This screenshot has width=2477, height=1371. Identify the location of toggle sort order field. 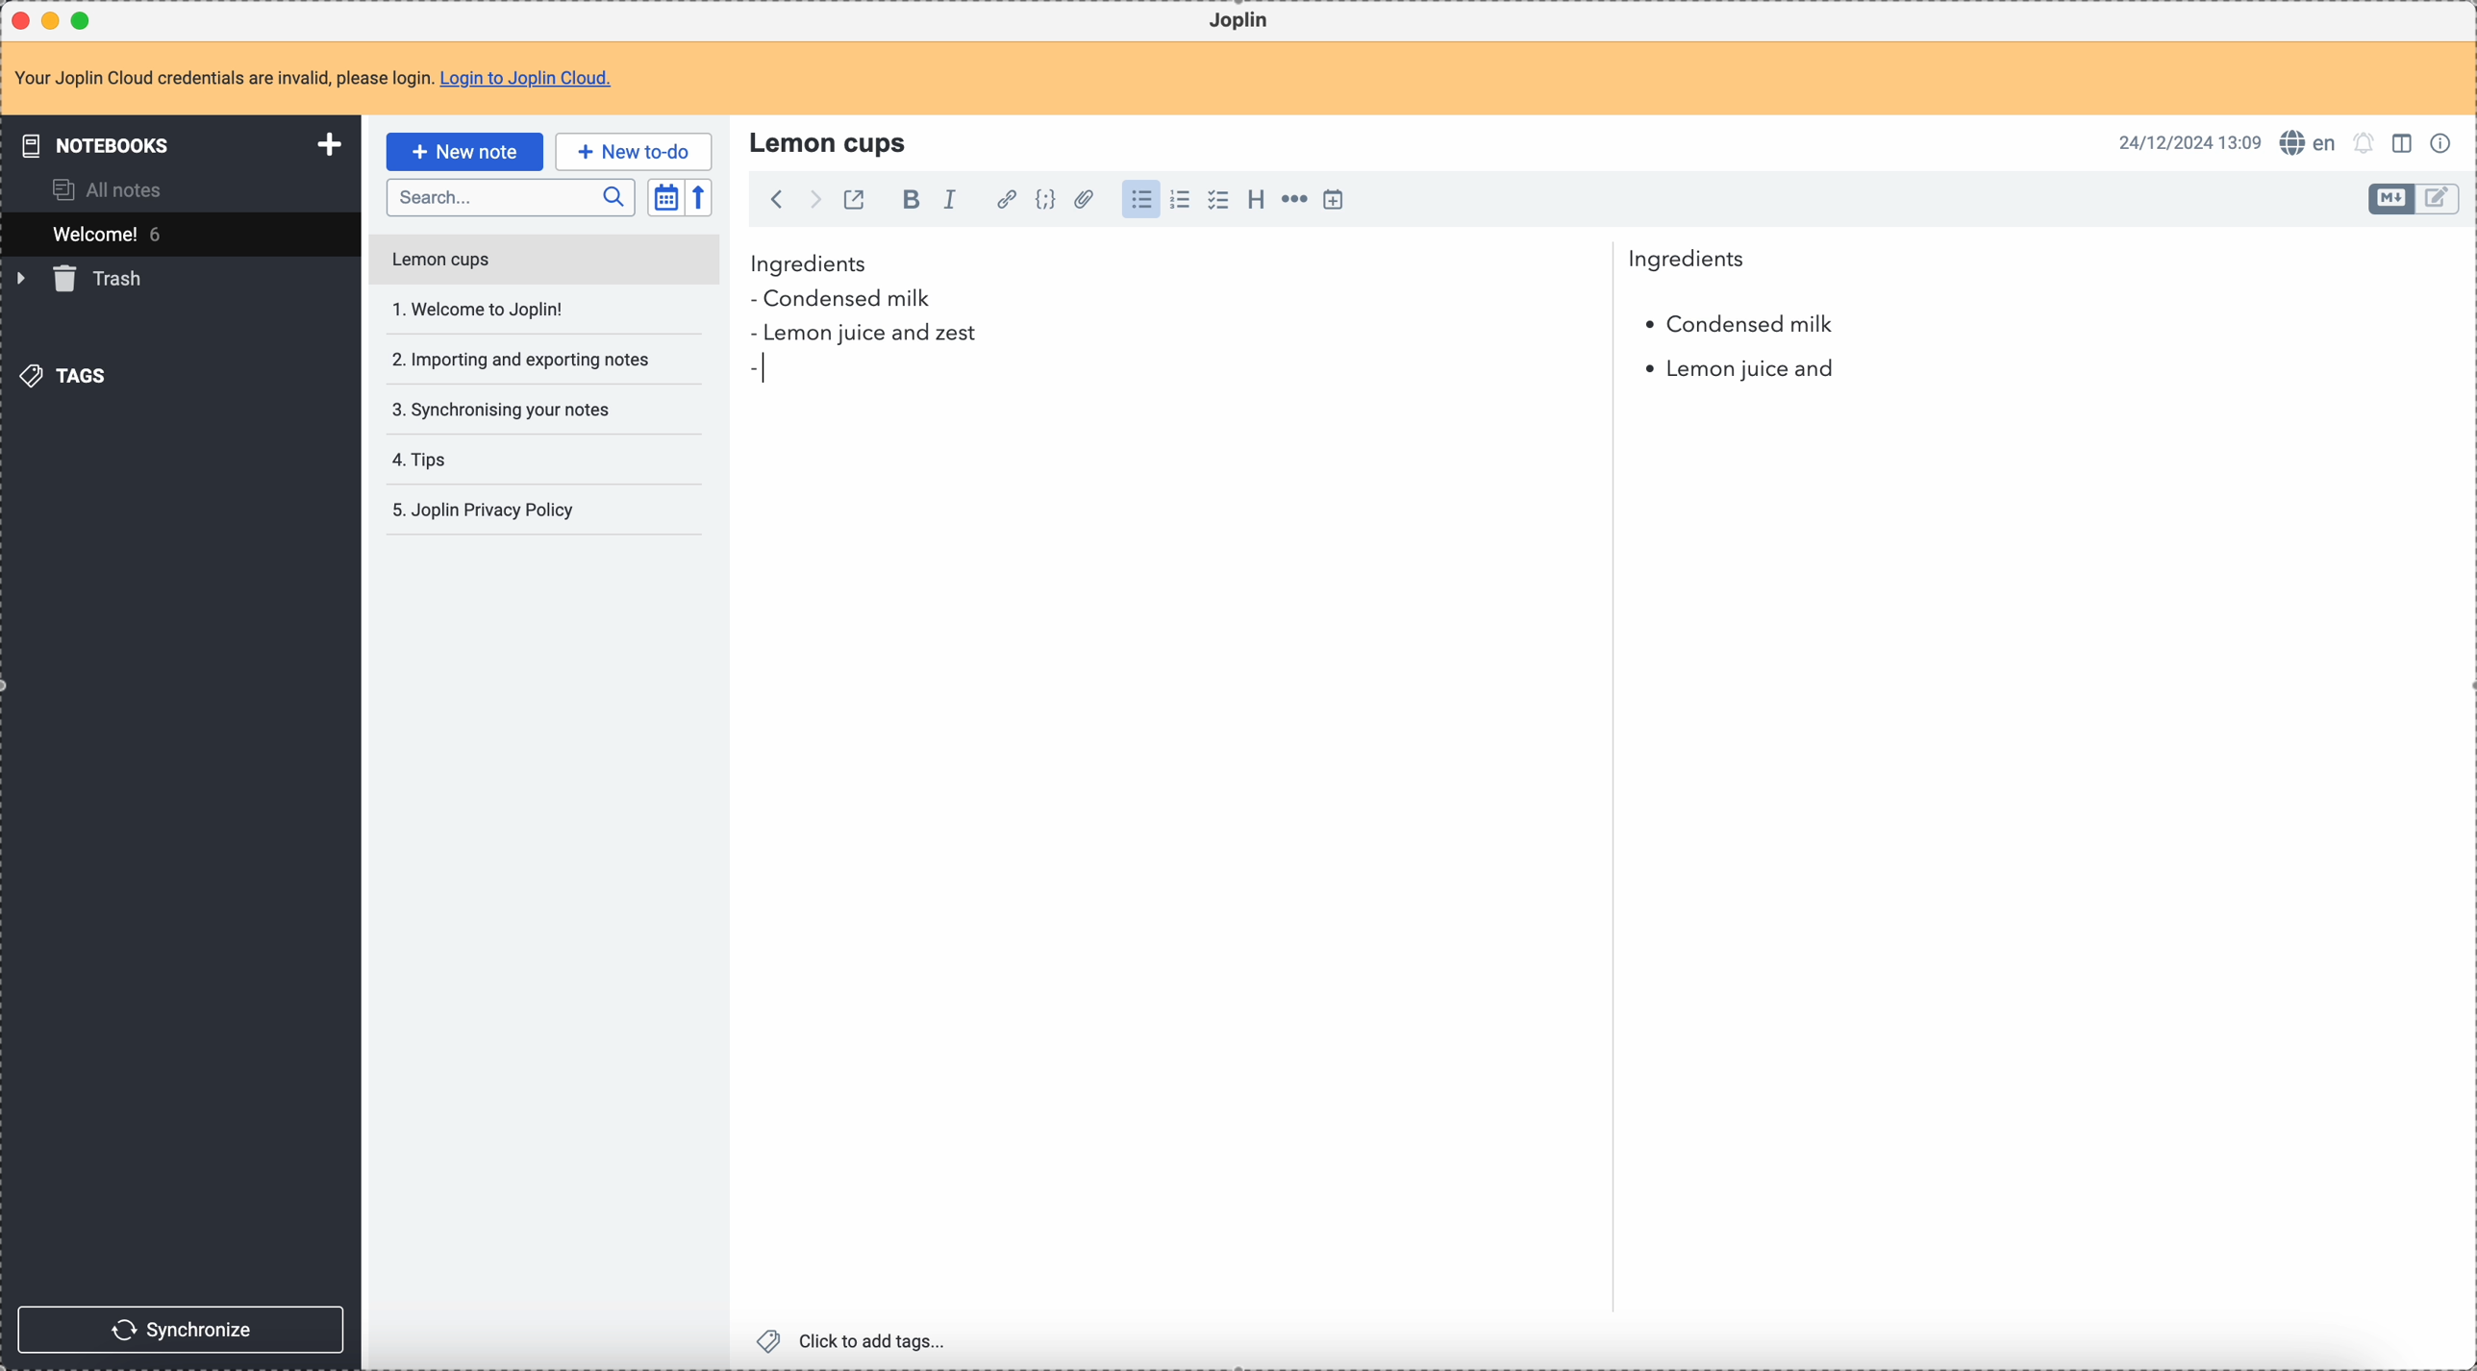
(665, 198).